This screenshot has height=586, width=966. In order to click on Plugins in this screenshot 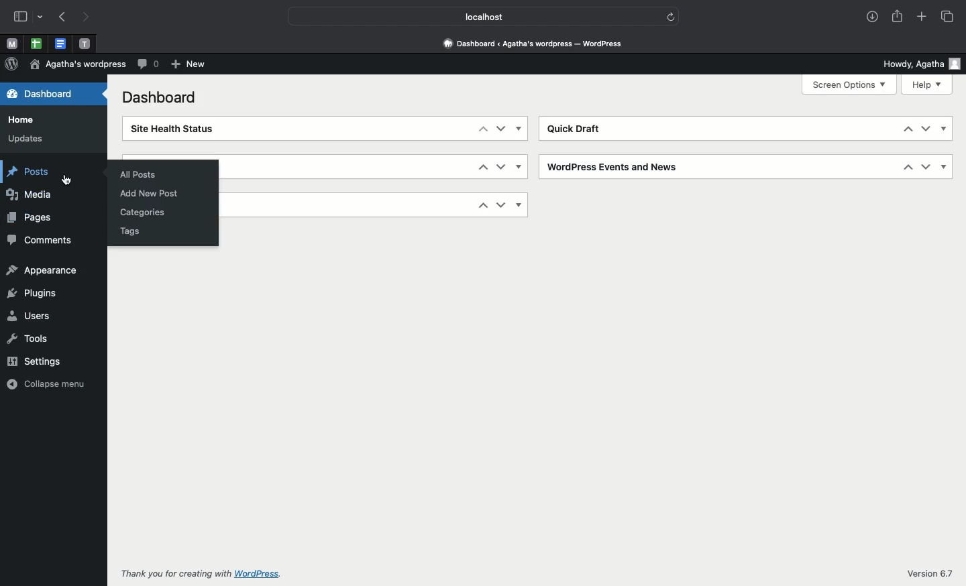, I will do `click(32, 290)`.